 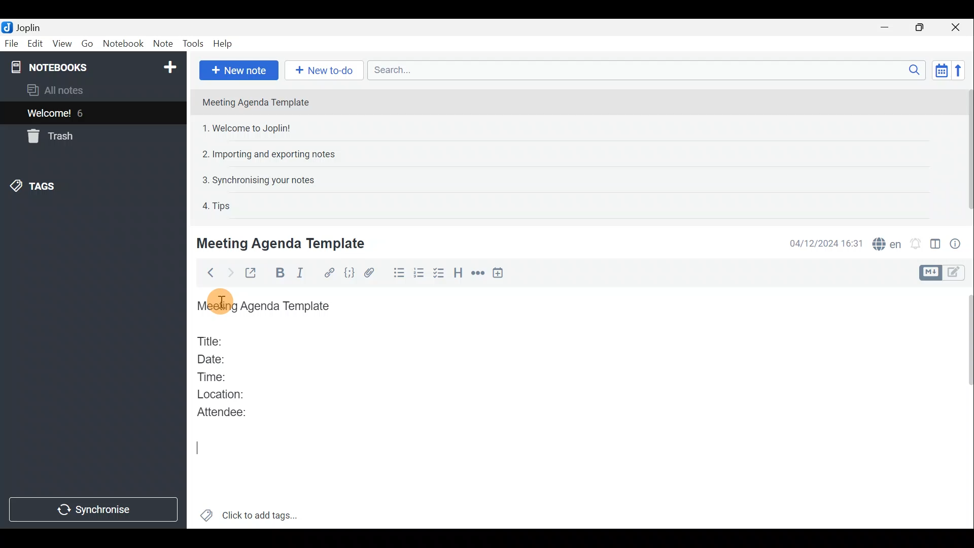 What do you see at coordinates (12, 43) in the screenshot?
I see `File` at bounding box center [12, 43].